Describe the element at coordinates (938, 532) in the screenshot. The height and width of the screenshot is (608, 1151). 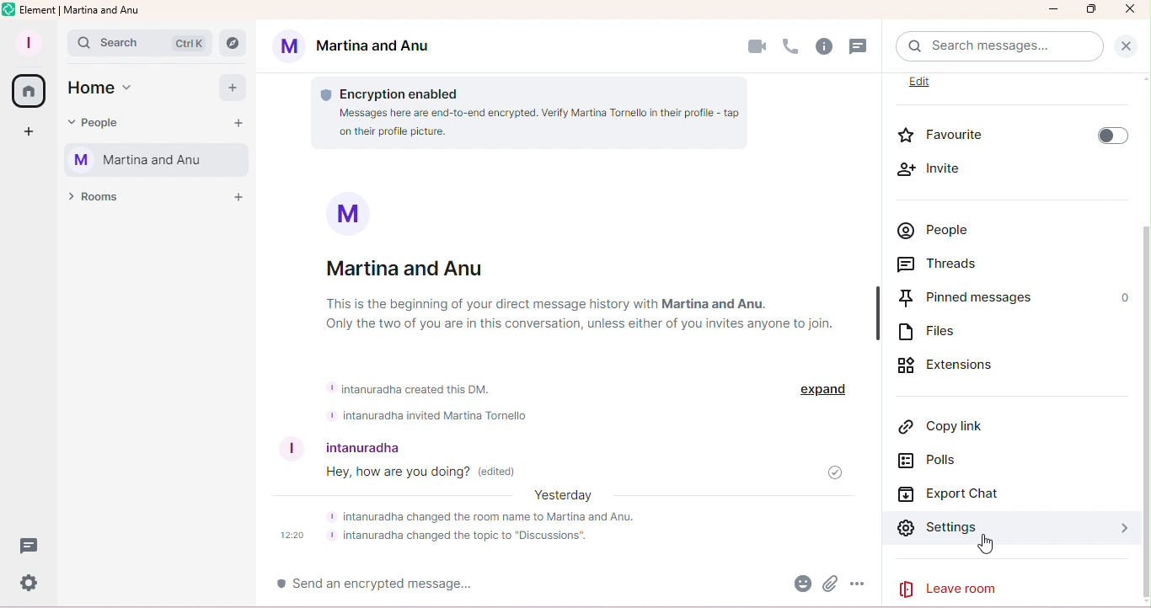
I see `Settings` at that location.